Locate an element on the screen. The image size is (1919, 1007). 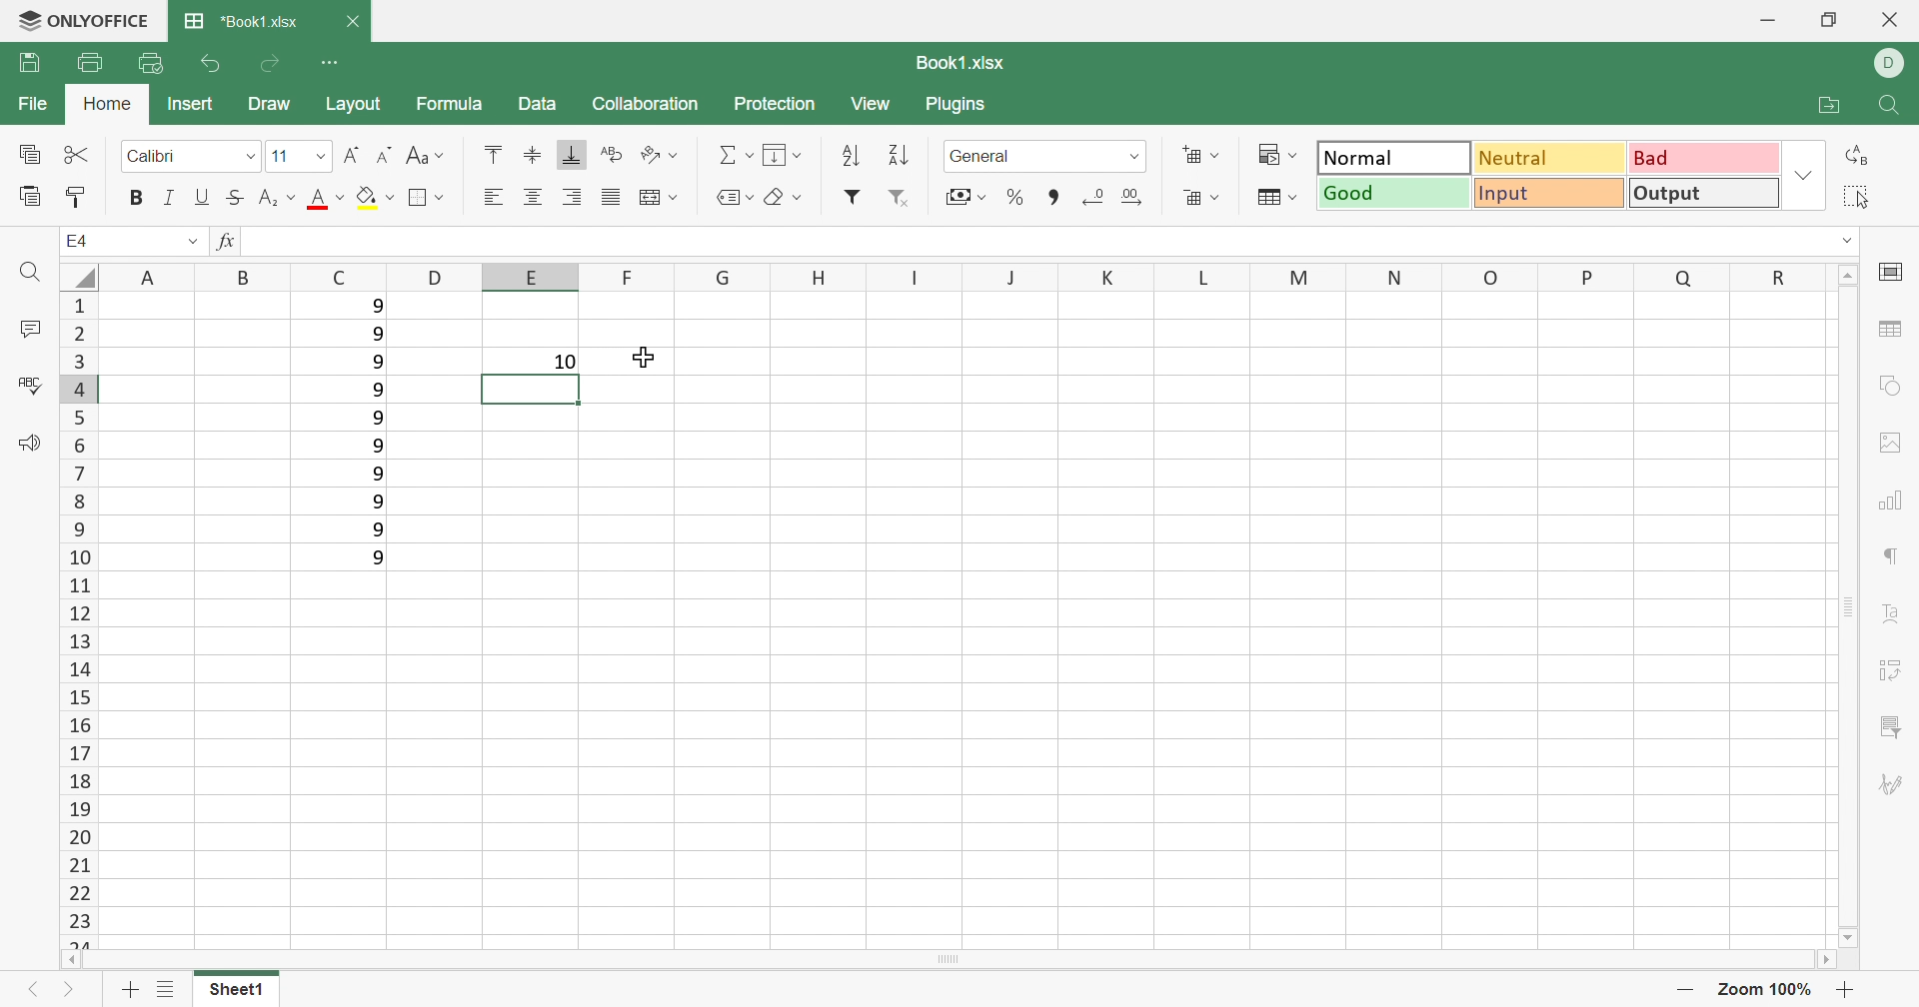
Redo is located at coordinates (269, 63).